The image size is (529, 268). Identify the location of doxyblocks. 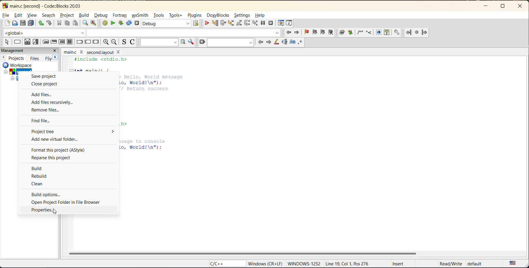
(220, 15).